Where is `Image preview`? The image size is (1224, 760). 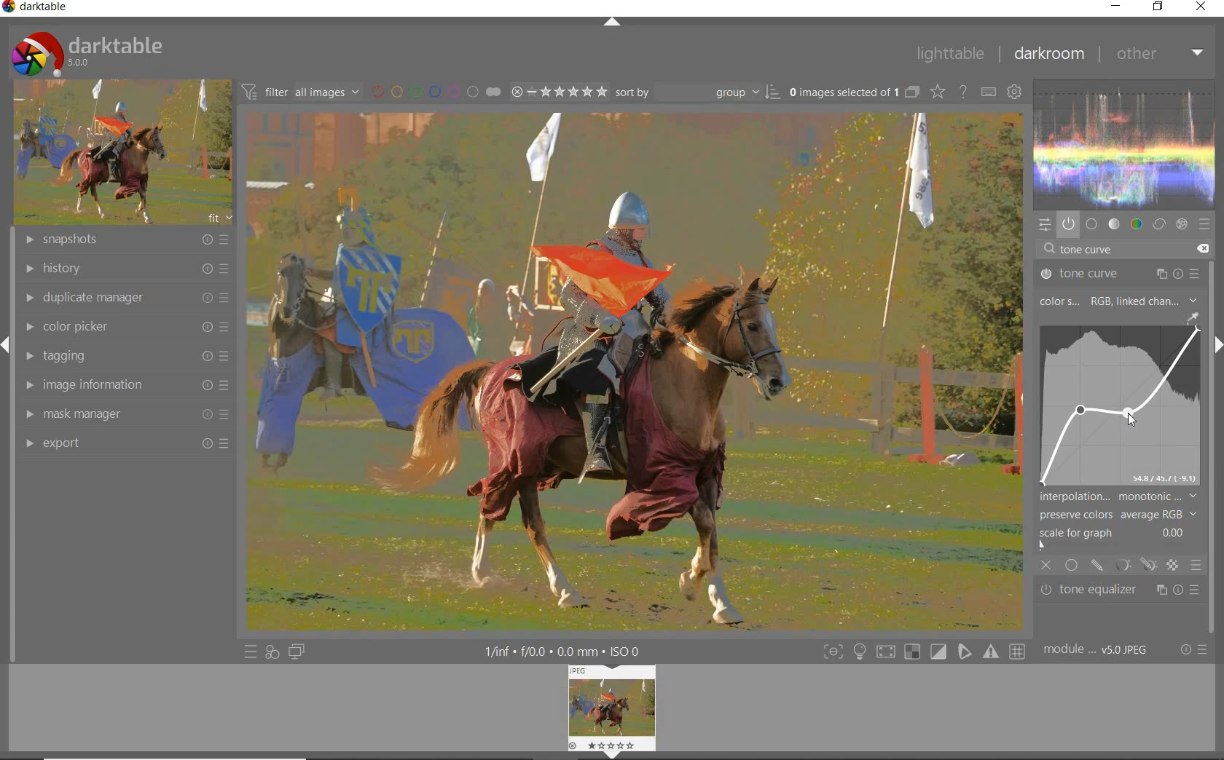
Image preview is located at coordinates (614, 709).